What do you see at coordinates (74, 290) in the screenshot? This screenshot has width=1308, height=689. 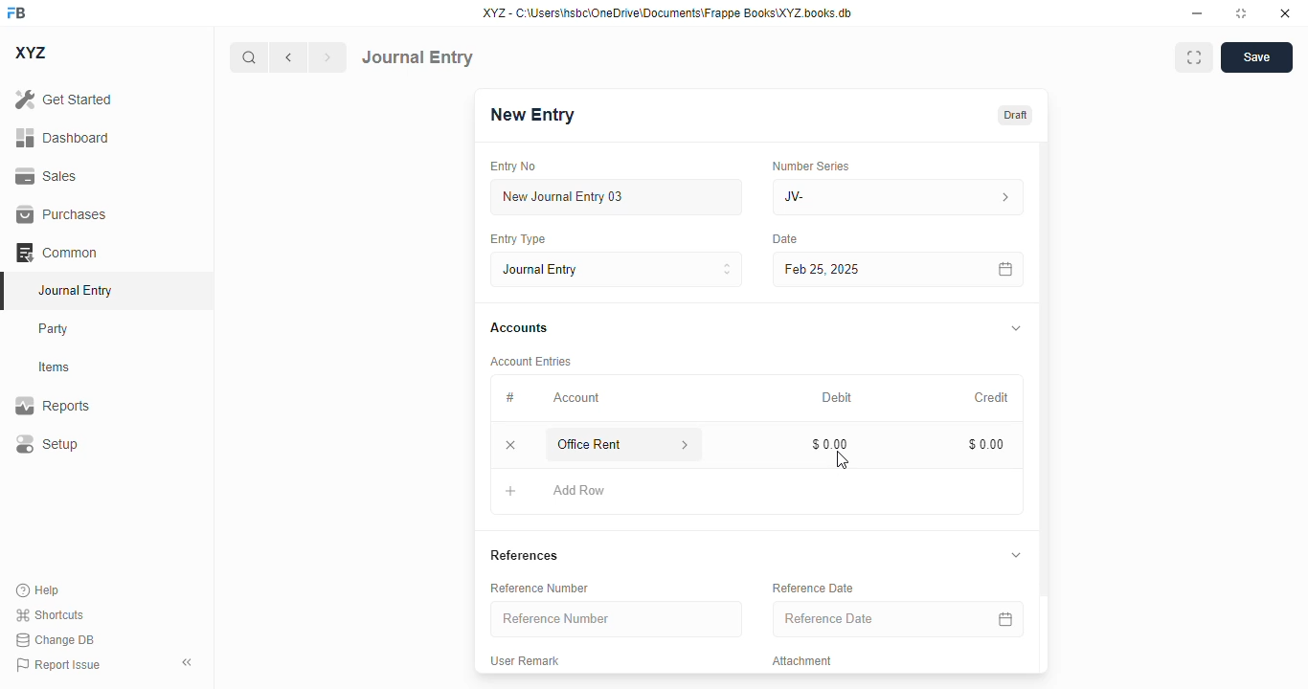 I see `journal entry` at bounding box center [74, 290].